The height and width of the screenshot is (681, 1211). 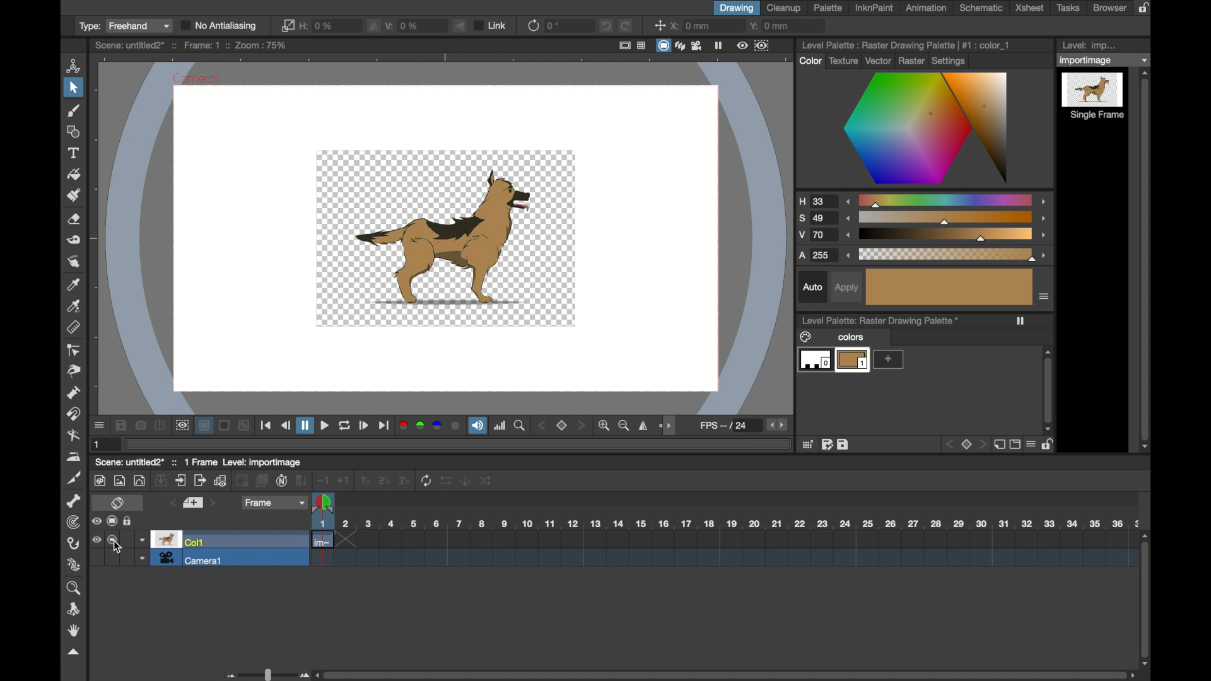 I want to click on back, so click(x=947, y=445).